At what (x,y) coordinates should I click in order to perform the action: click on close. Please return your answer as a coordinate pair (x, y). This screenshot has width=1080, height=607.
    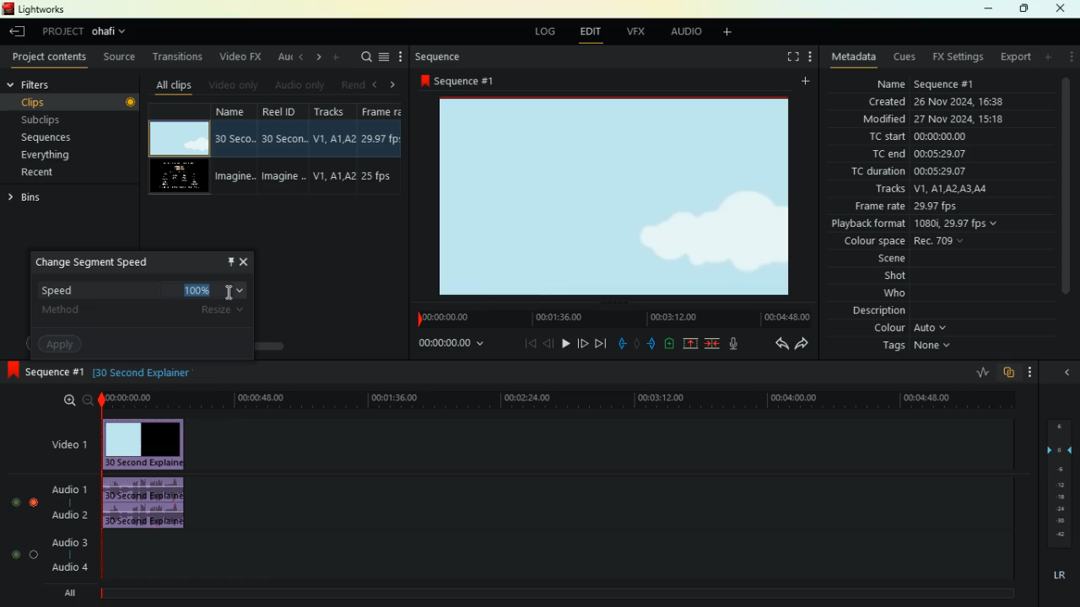
    Looking at the image, I should click on (1064, 8).